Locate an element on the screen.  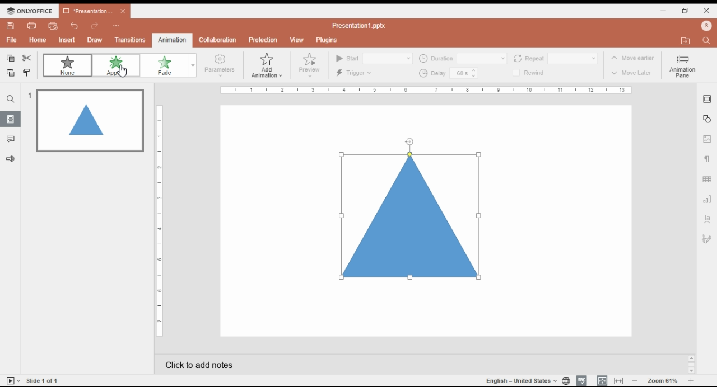
language is located at coordinates (523, 380).